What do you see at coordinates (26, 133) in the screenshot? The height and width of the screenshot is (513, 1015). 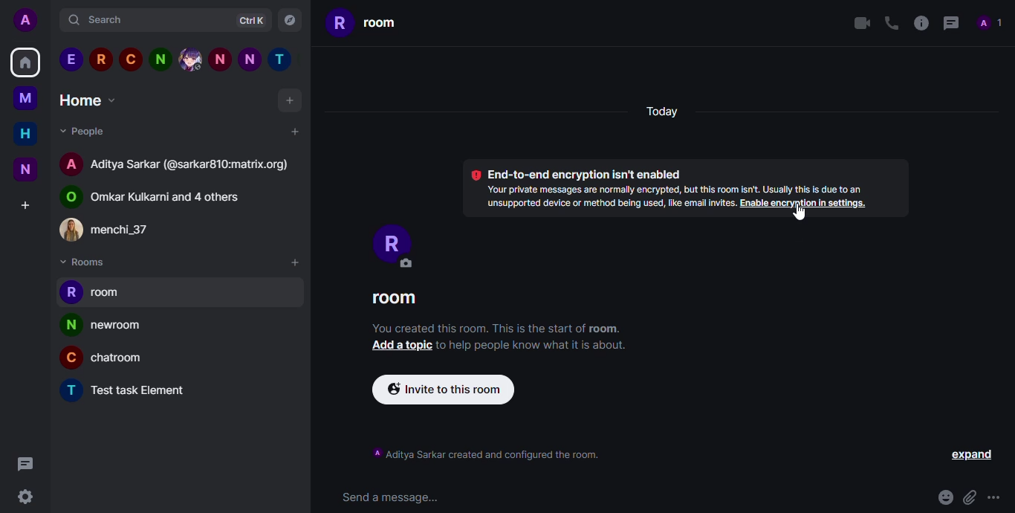 I see `home` at bounding box center [26, 133].